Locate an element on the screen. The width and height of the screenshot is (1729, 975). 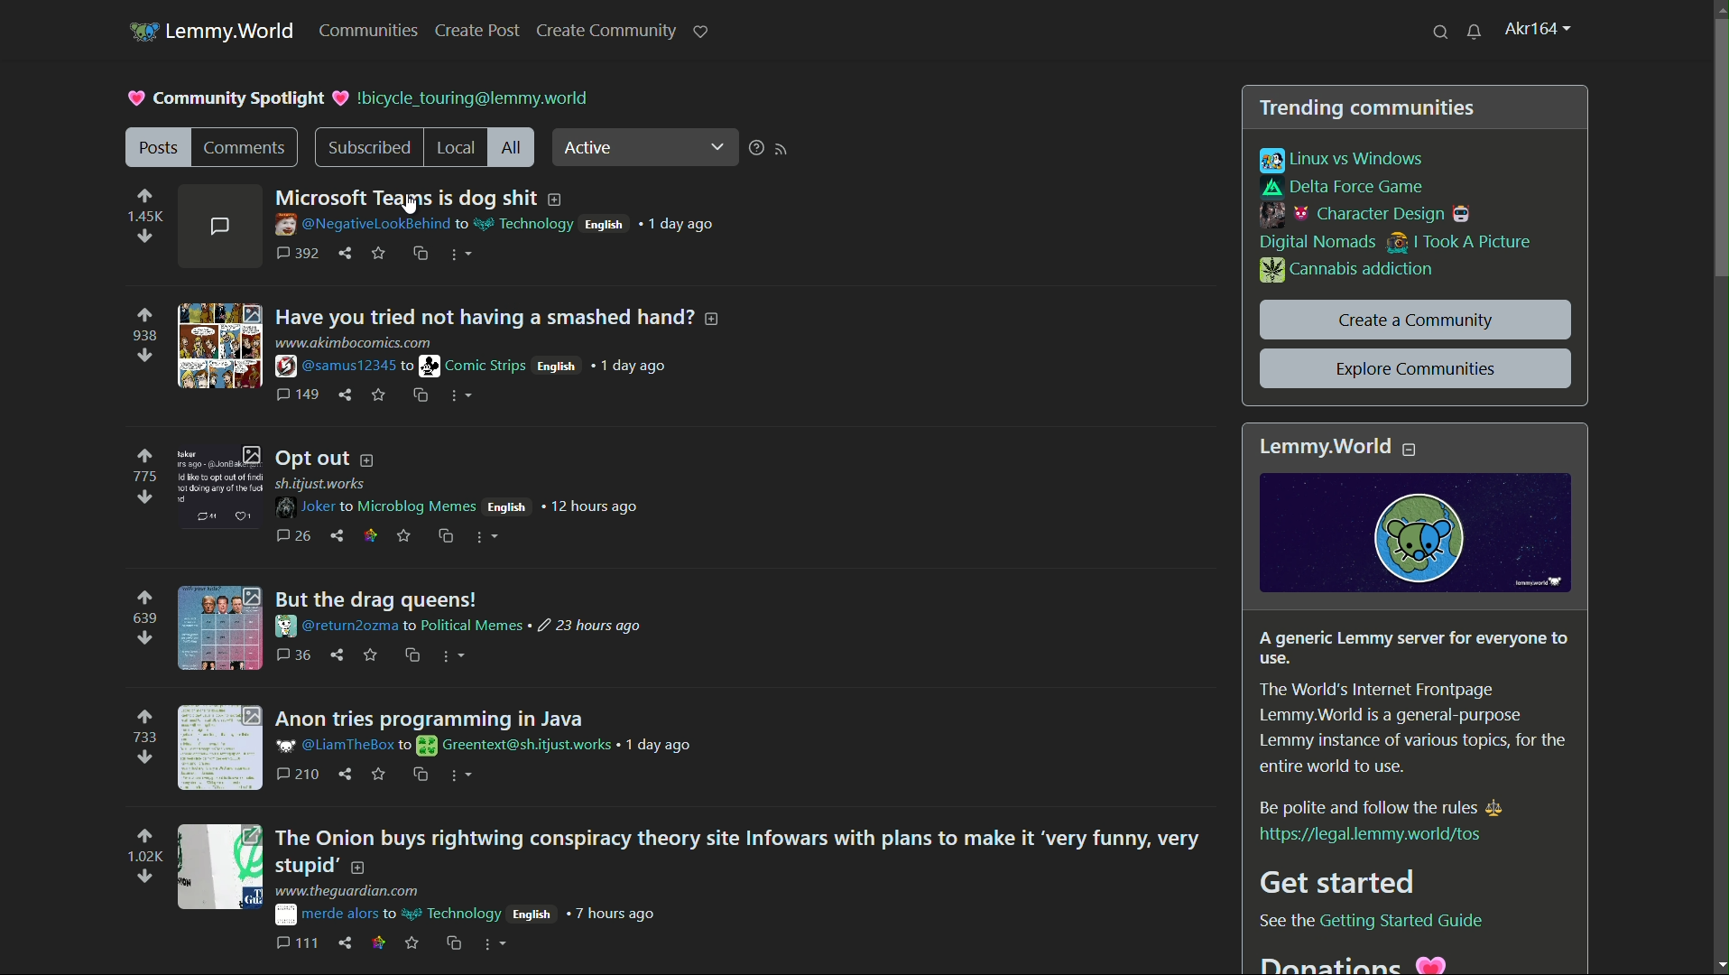
text is located at coordinates (1348, 965).